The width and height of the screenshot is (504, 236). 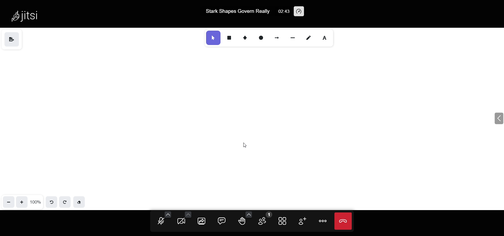 What do you see at coordinates (26, 14) in the screenshot?
I see `Jitsi` at bounding box center [26, 14].